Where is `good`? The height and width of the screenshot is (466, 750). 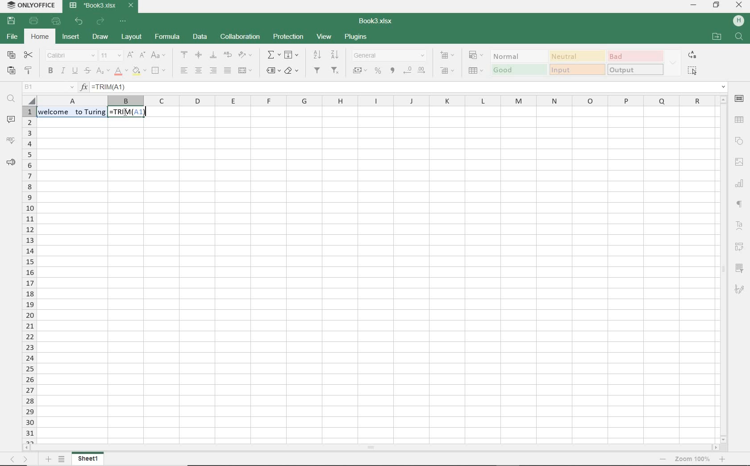 good is located at coordinates (518, 70).